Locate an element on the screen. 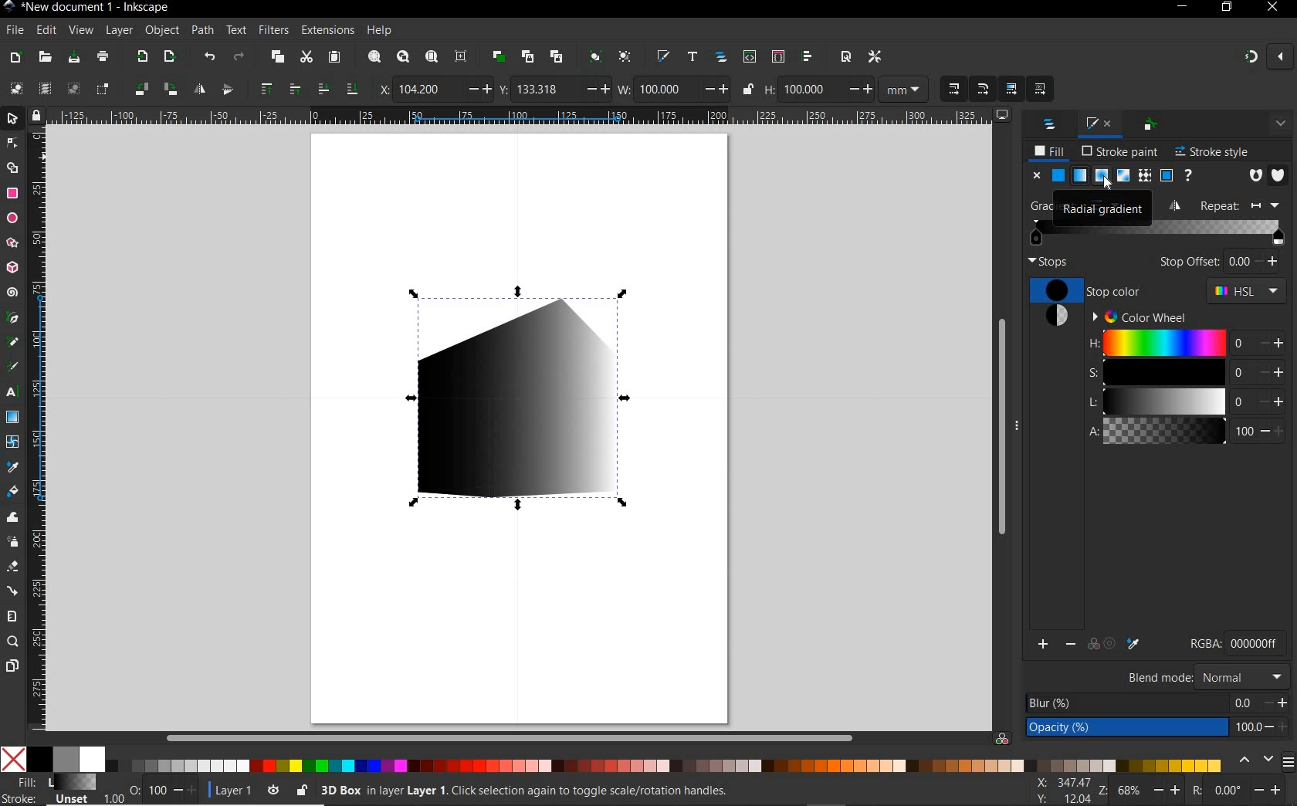  TOGGLE SELECTION BOX is located at coordinates (103, 90).